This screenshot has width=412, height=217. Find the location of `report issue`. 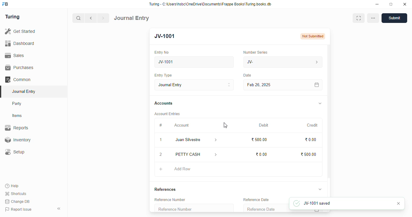

report issue is located at coordinates (18, 209).